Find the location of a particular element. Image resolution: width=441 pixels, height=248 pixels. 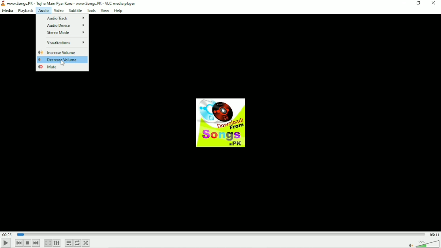

cursor is located at coordinates (63, 62).